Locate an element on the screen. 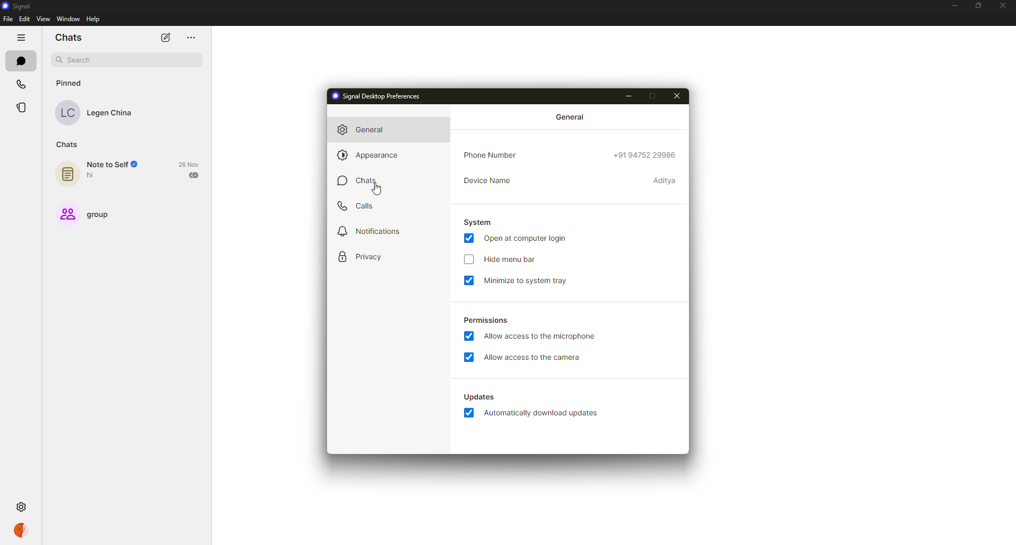  edit is located at coordinates (24, 19).